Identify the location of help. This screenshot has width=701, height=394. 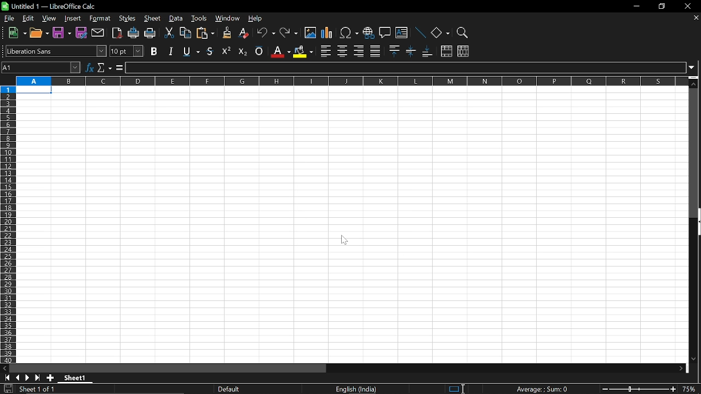
(256, 20).